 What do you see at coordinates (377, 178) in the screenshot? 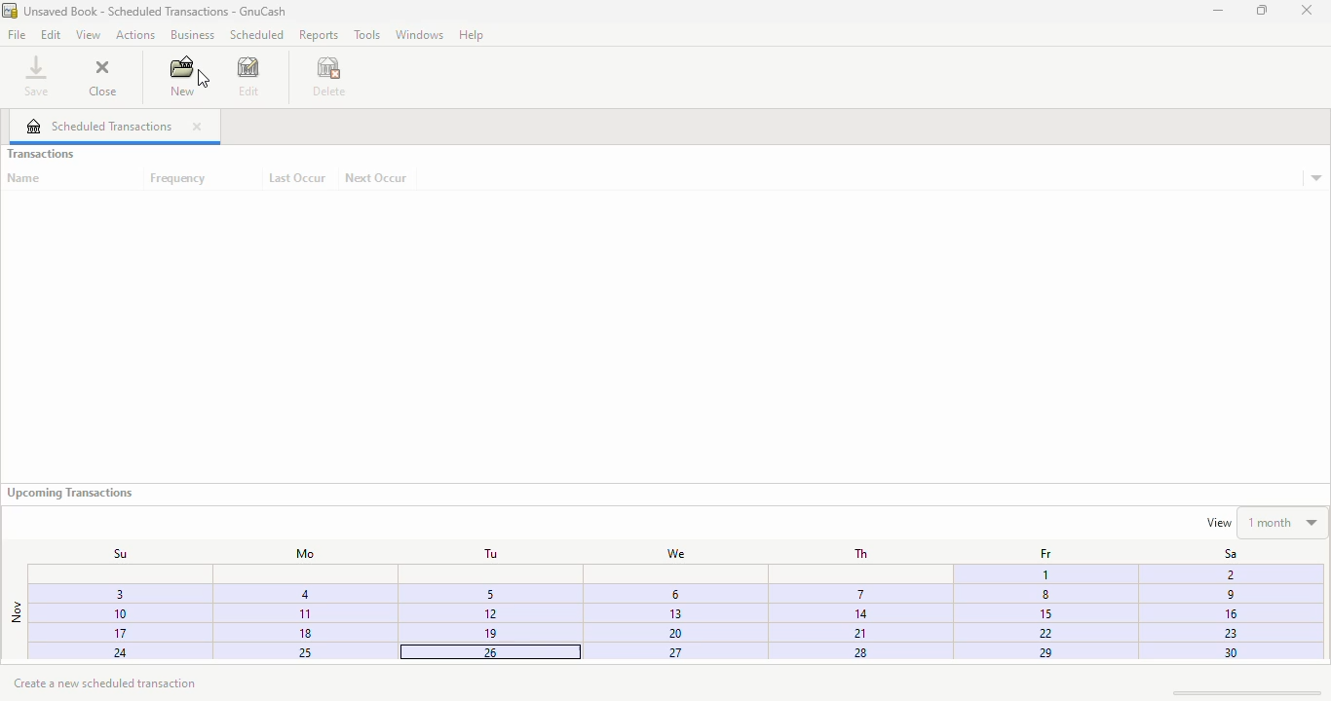
I see `next occur` at bounding box center [377, 178].